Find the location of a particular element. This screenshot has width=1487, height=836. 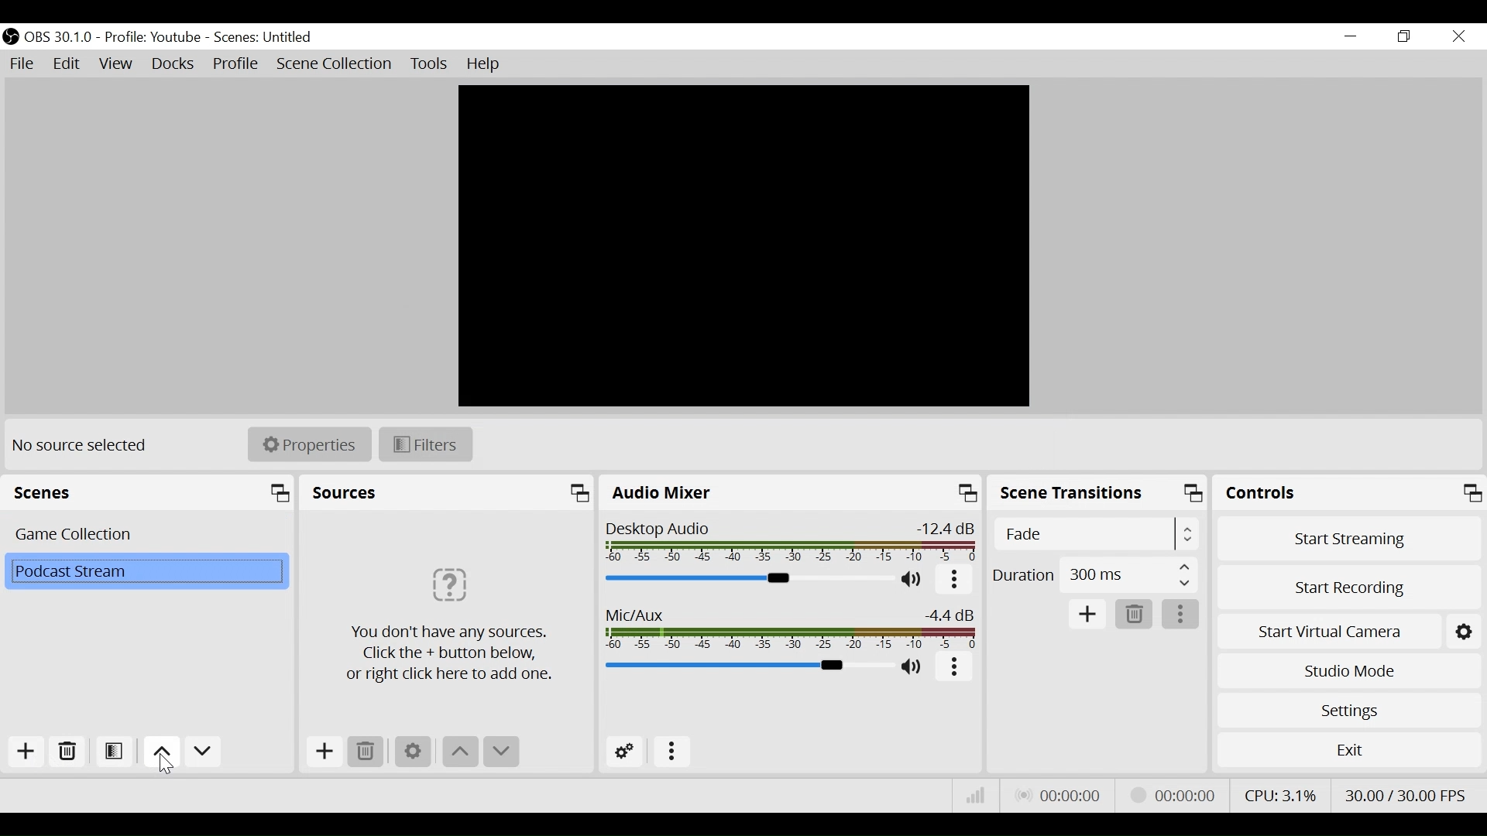

(un)mute is located at coordinates (912, 669).